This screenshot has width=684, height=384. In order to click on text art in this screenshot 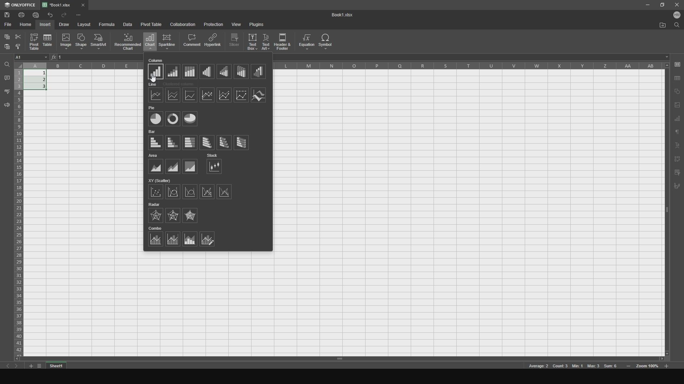, I will do `click(266, 43)`.